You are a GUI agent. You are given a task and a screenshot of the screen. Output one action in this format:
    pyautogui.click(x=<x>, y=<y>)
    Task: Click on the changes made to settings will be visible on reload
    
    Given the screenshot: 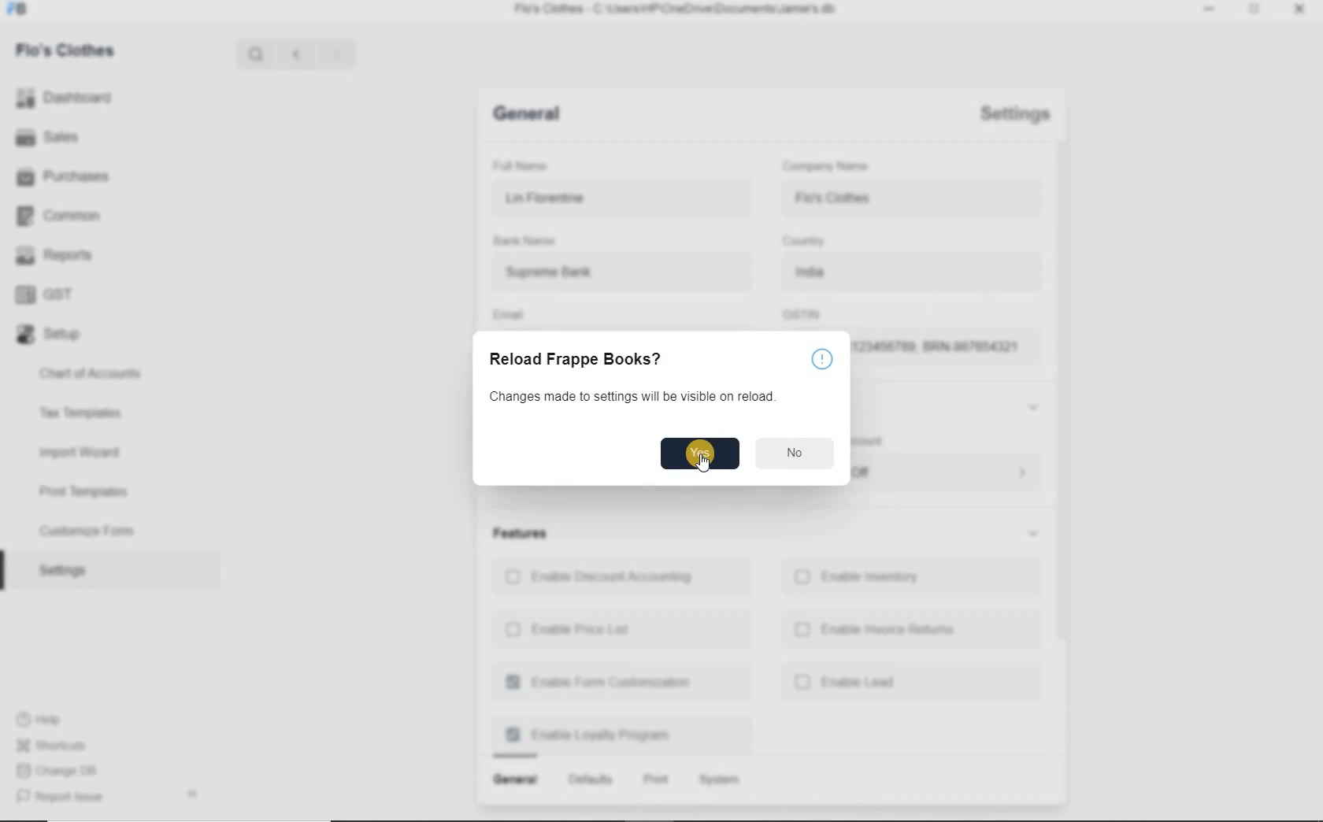 What is the action you would take?
    pyautogui.click(x=652, y=396)
    